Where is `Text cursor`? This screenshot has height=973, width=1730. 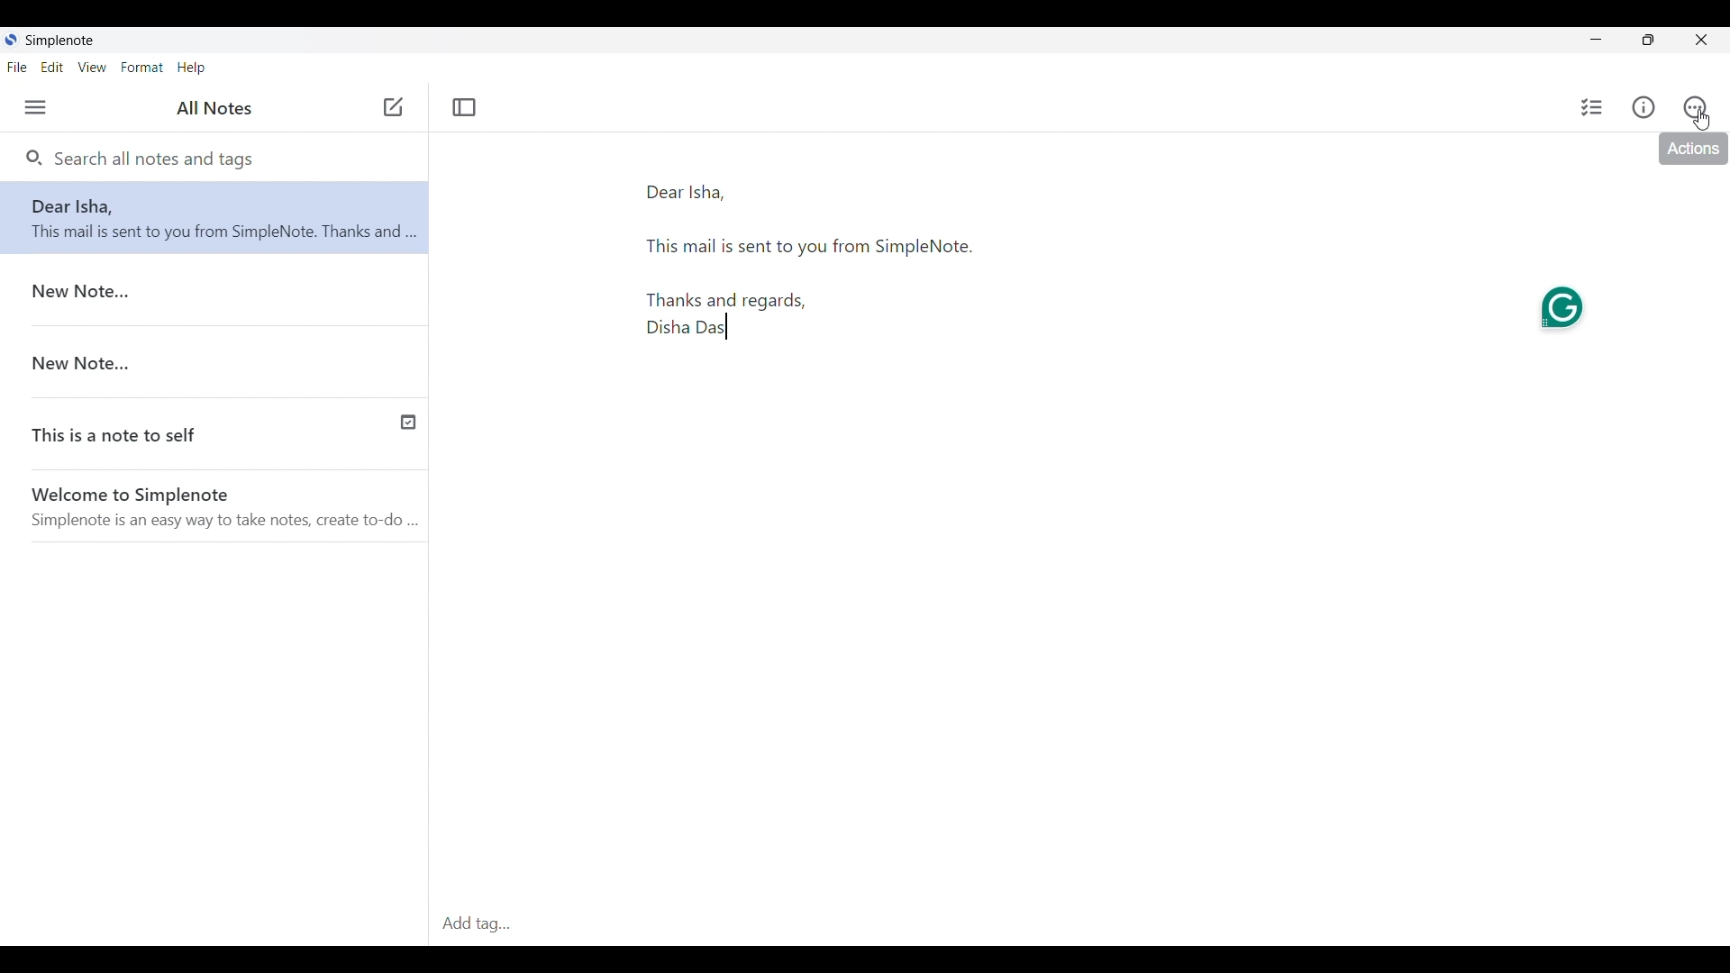 Text cursor is located at coordinates (737, 333).